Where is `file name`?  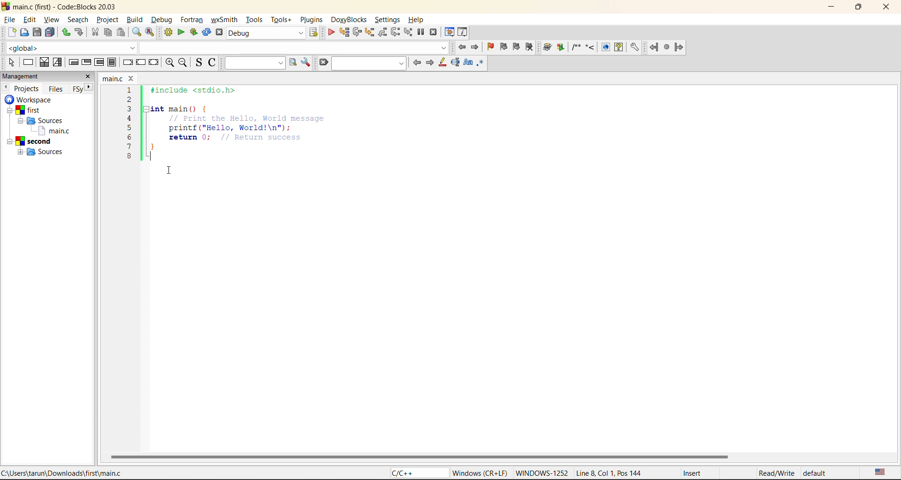 file name is located at coordinates (120, 78).